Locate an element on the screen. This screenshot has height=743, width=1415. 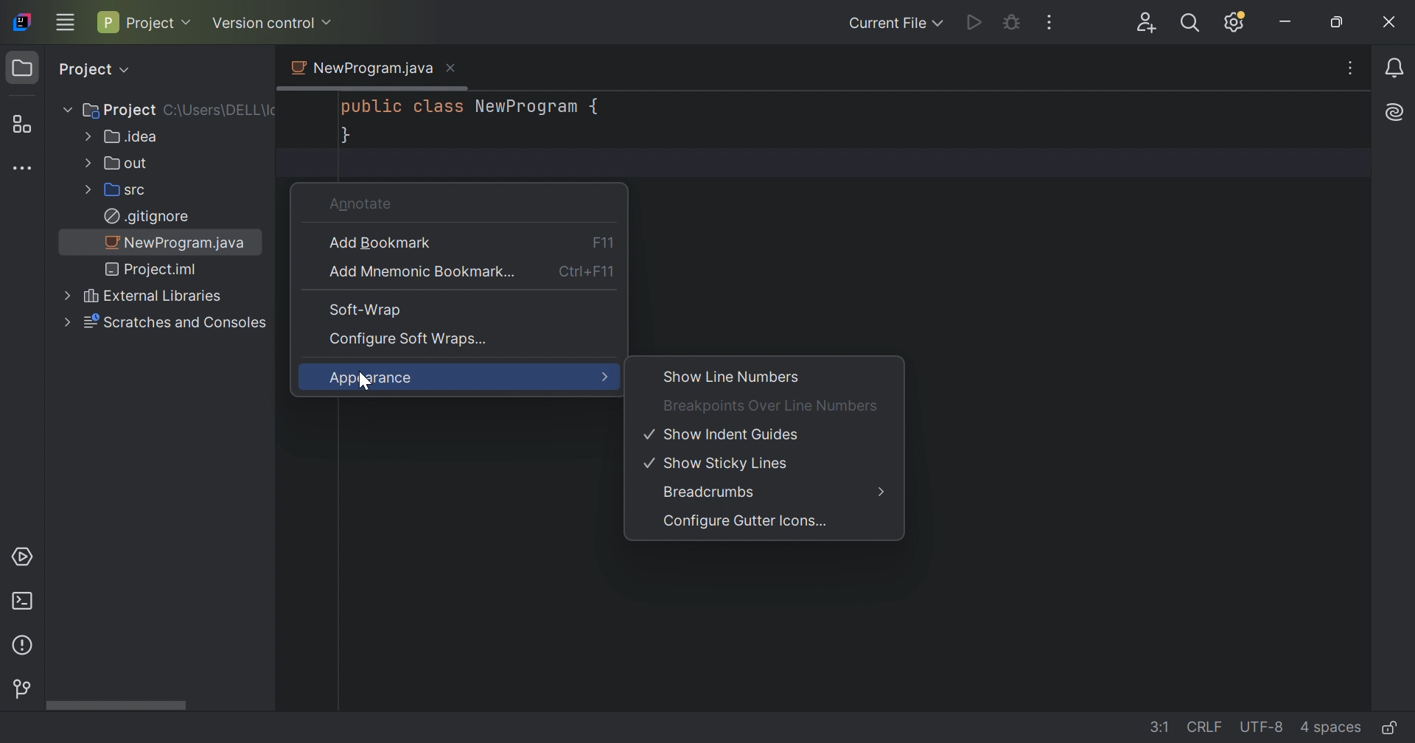
Project is located at coordinates (120, 109).